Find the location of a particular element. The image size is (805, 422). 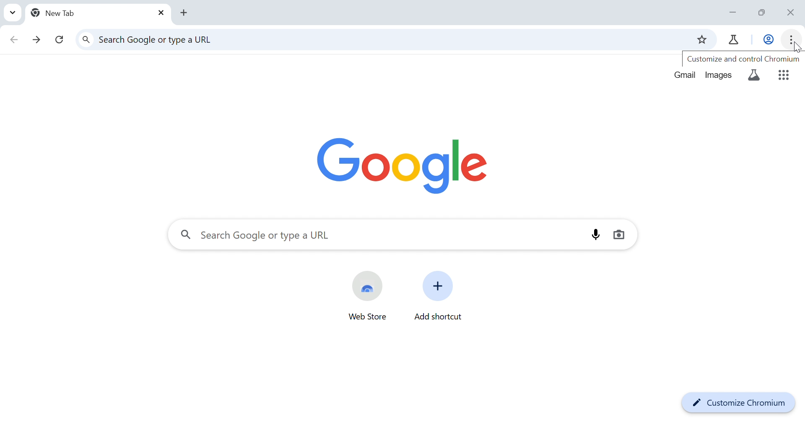

Search icon is located at coordinates (186, 234).